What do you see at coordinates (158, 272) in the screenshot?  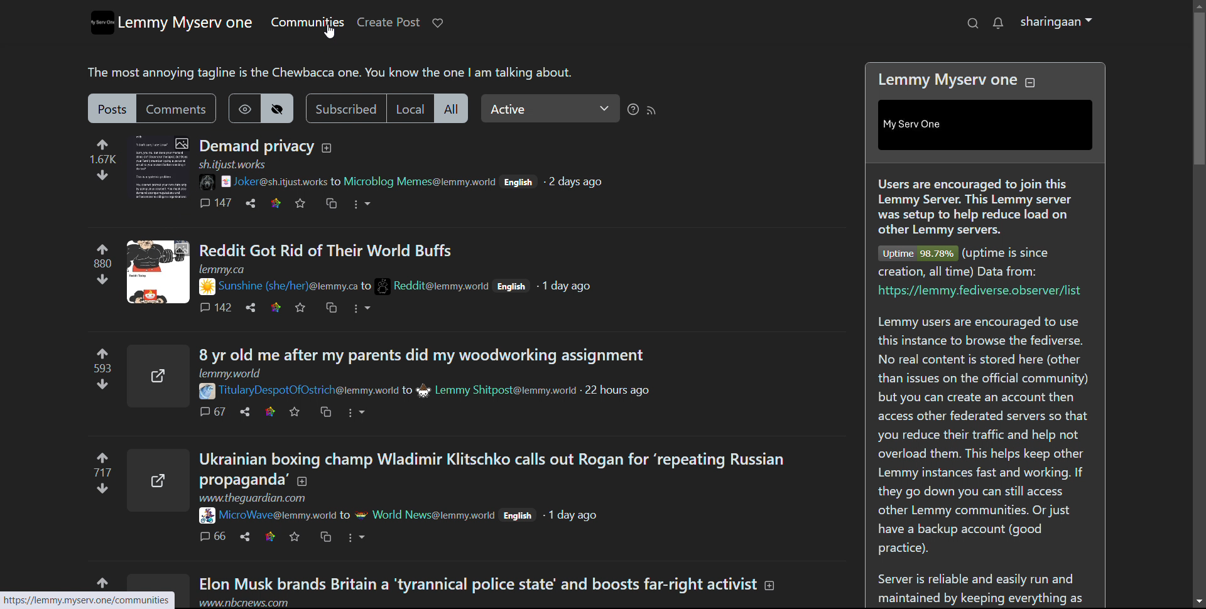 I see `thumbnail` at bounding box center [158, 272].